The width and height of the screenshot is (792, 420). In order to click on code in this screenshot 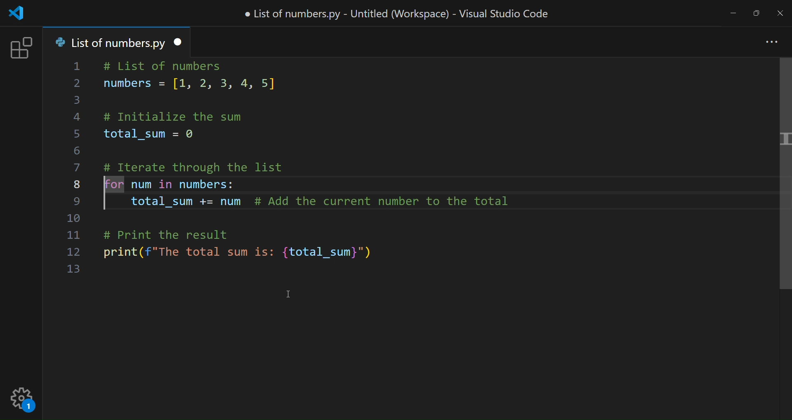, I will do `click(306, 164)`.